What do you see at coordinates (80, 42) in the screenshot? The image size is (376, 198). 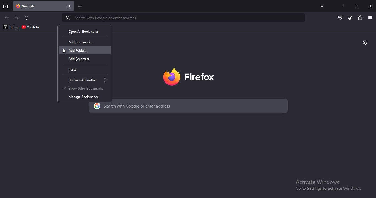 I see `add bookmark` at bounding box center [80, 42].